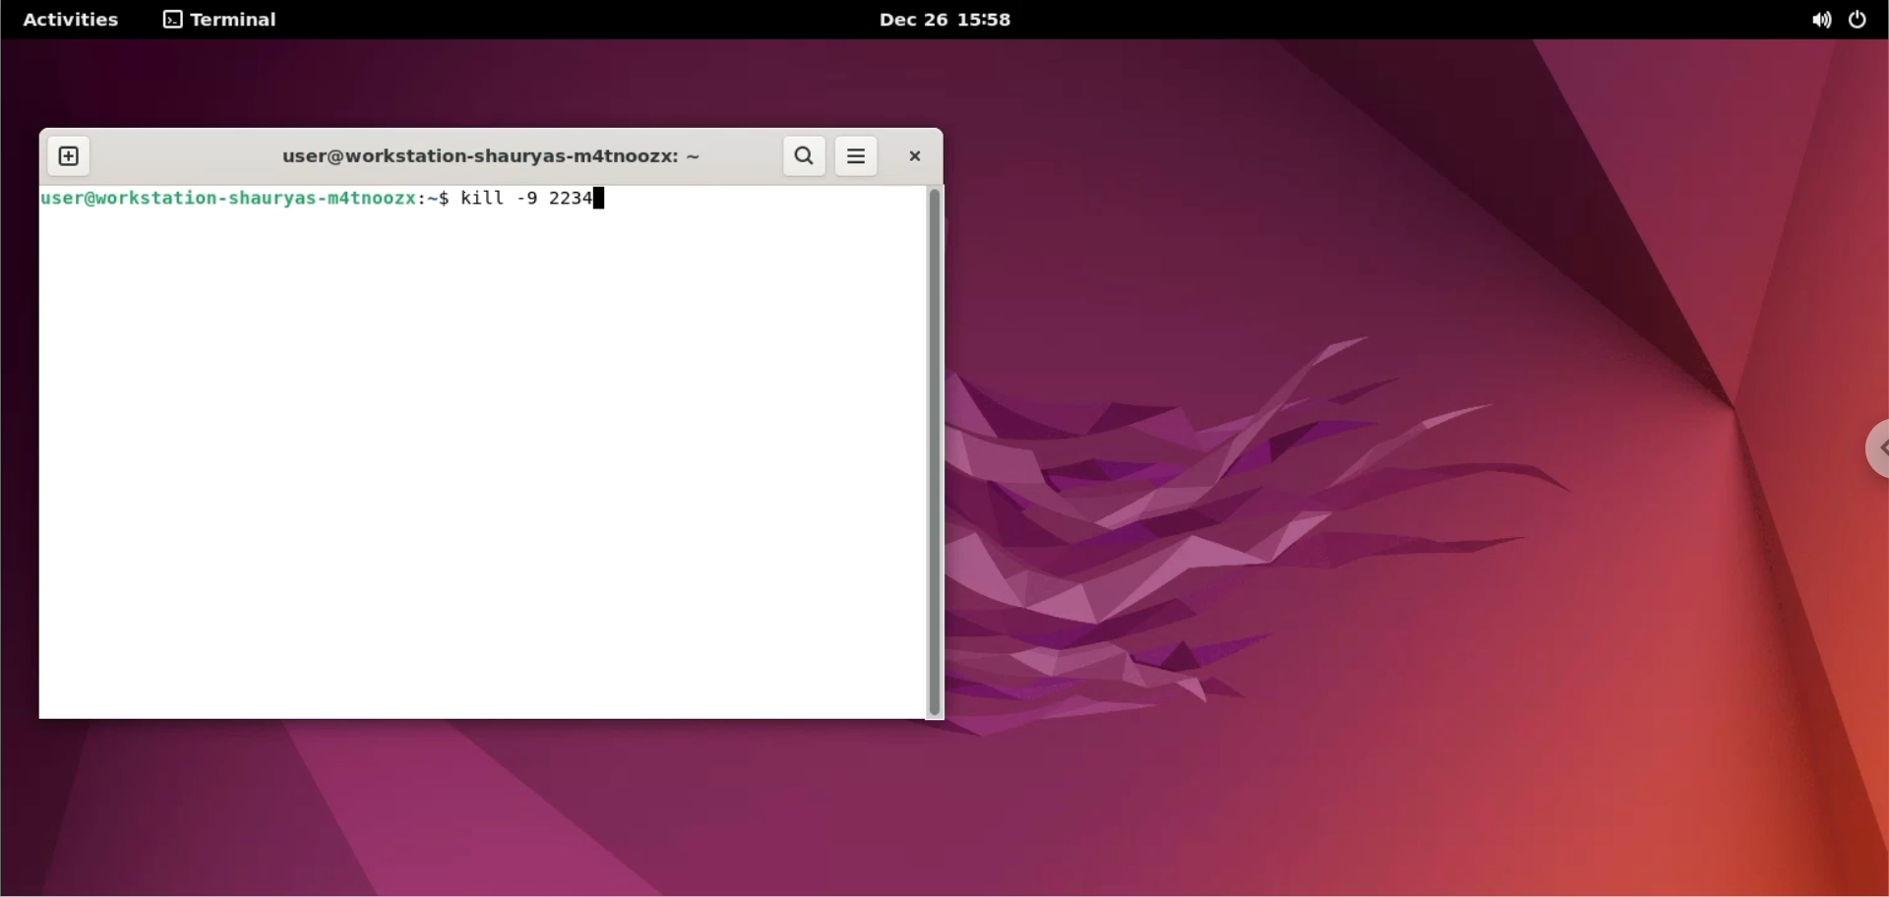 This screenshot has width=1889, height=897. Describe the element at coordinates (1865, 453) in the screenshot. I see `chrome options` at that location.